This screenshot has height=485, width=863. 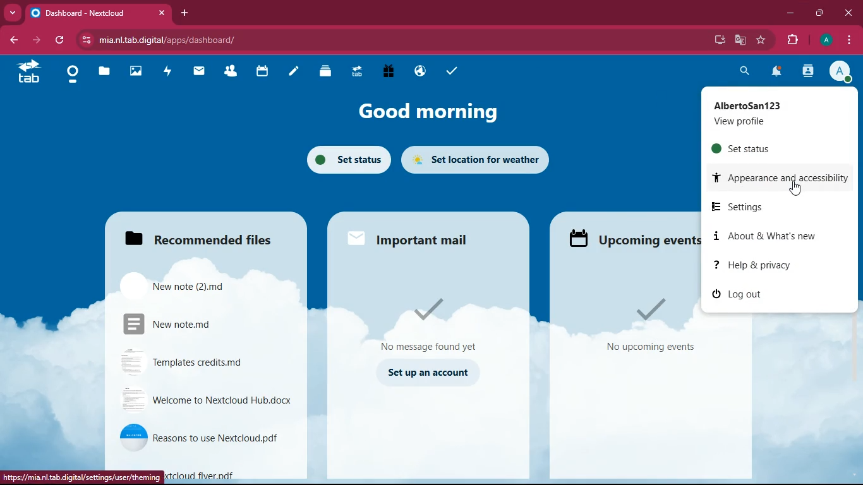 I want to click on mail, so click(x=200, y=73).